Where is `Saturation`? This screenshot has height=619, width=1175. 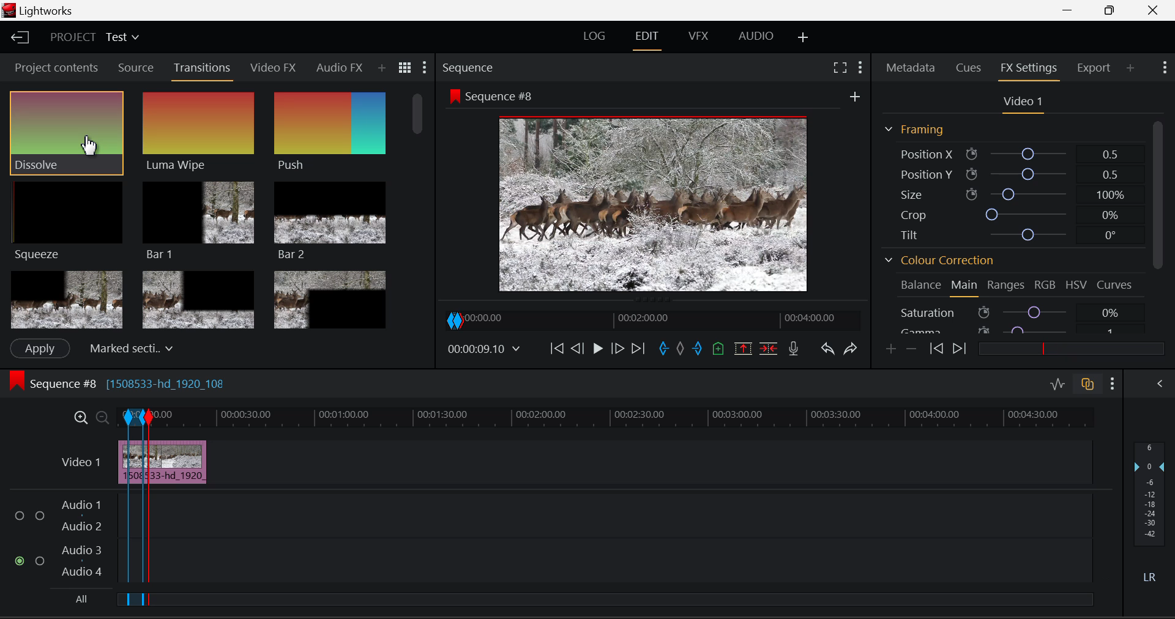 Saturation is located at coordinates (1009, 312).